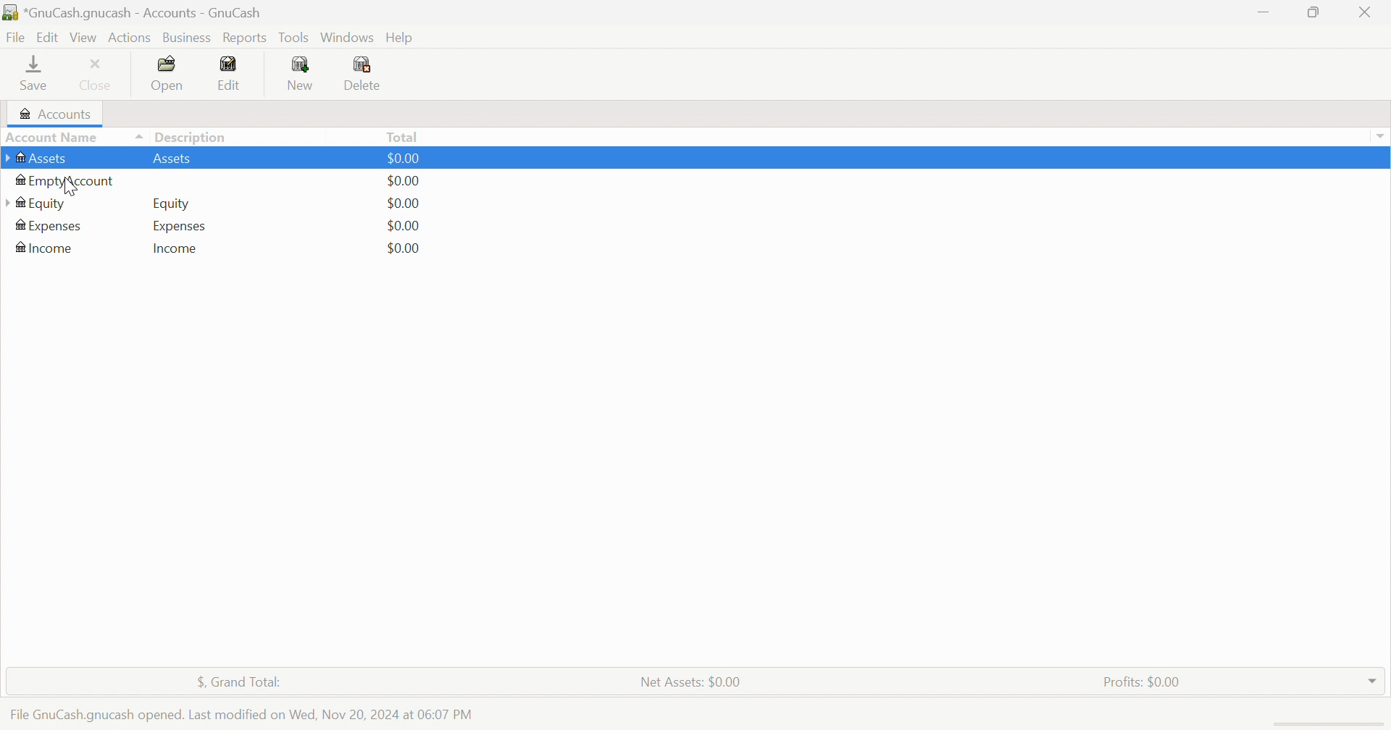  What do you see at coordinates (96, 75) in the screenshot?
I see `Close` at bounding box center [96, 75].